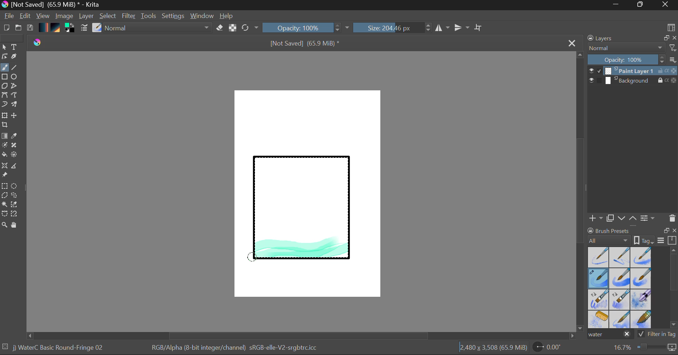 This screenshot has height=355, width=678. What do you see at coordinates (551, 348) in the screenshot?
I see `Page Rotation` at bounding box center [551, 348].